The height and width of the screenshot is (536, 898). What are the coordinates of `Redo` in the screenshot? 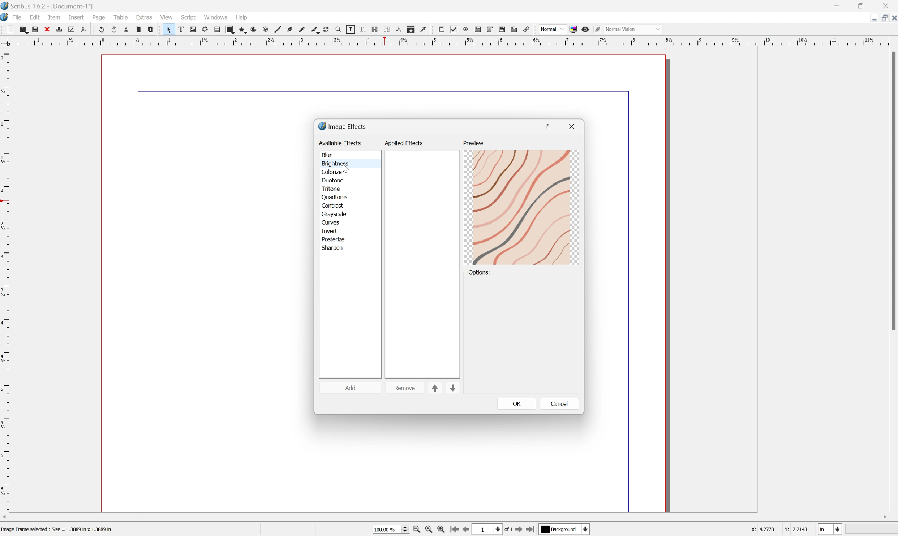 It's located at (113, 29).